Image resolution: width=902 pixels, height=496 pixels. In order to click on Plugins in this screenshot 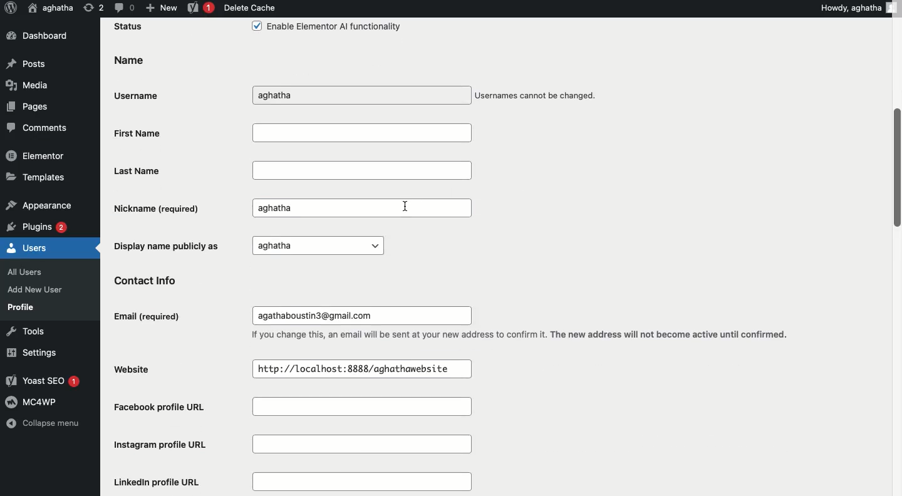, I will do `click(38, 225)`.